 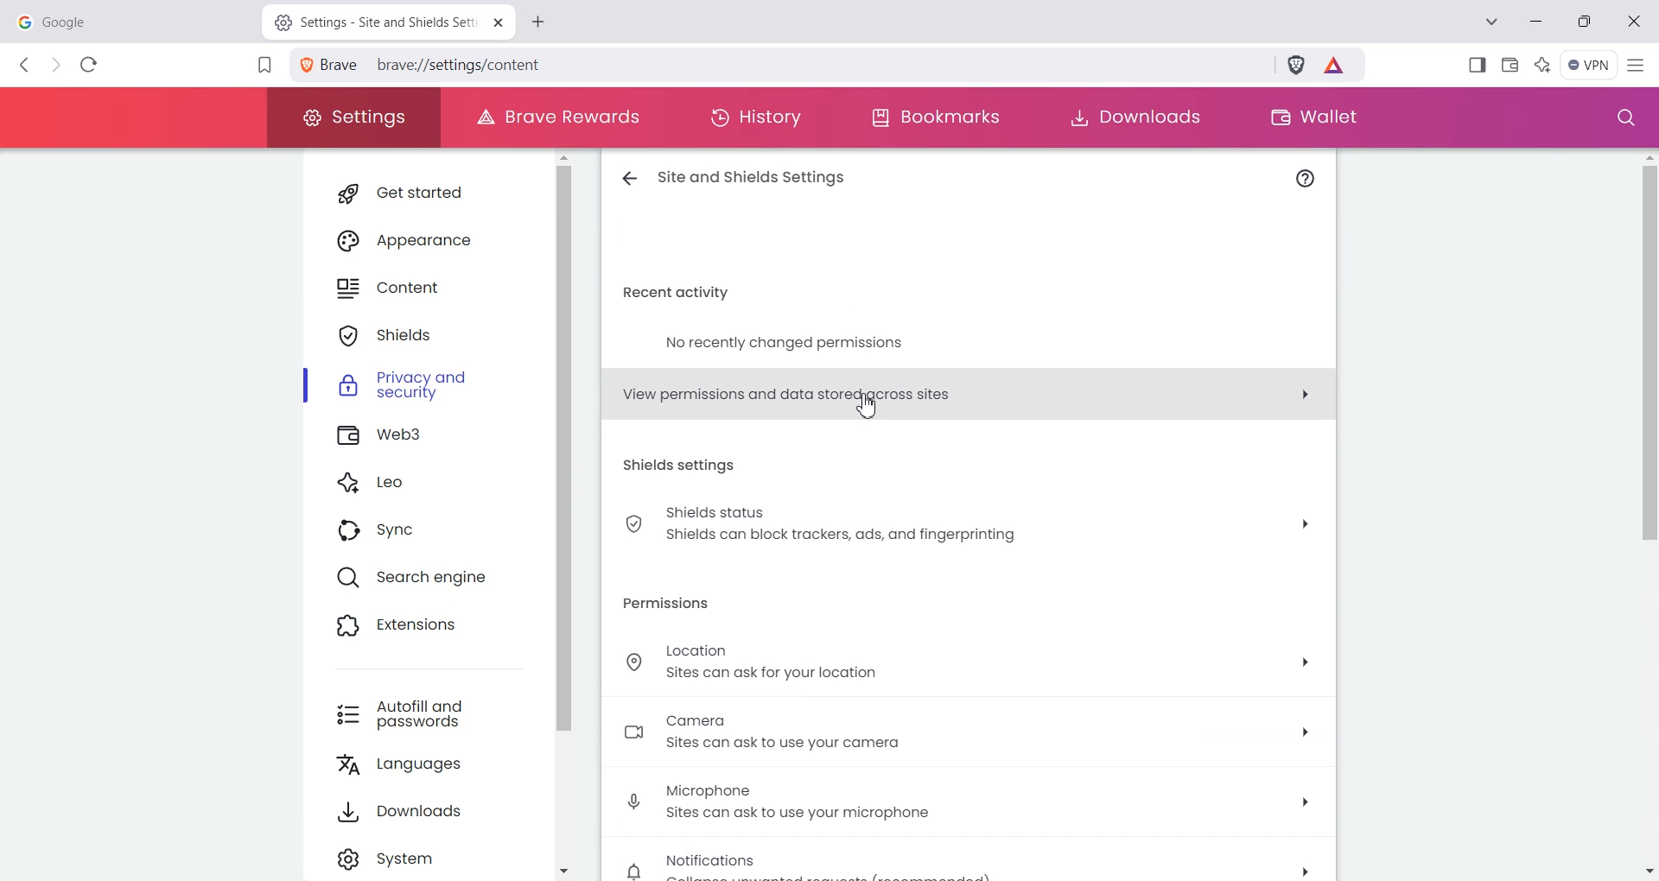 I want to click on Content, so click(x=426, y=288).